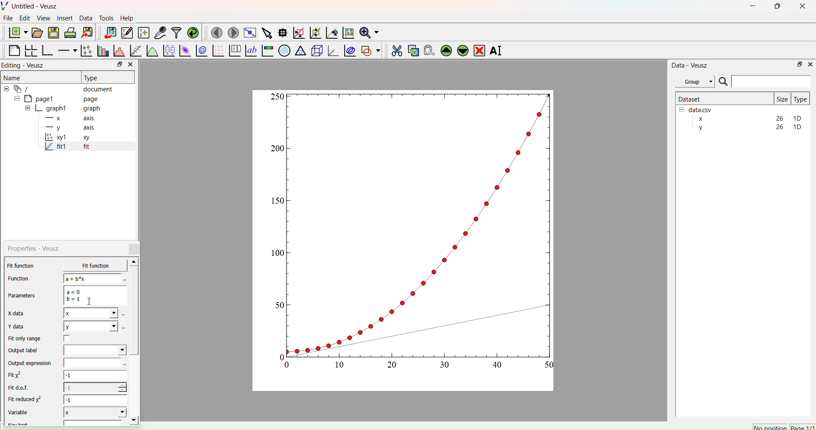  What do you see at coordinates (108, 33) in the screenshot?
I see `Import data` at bounding box center [108, 33].